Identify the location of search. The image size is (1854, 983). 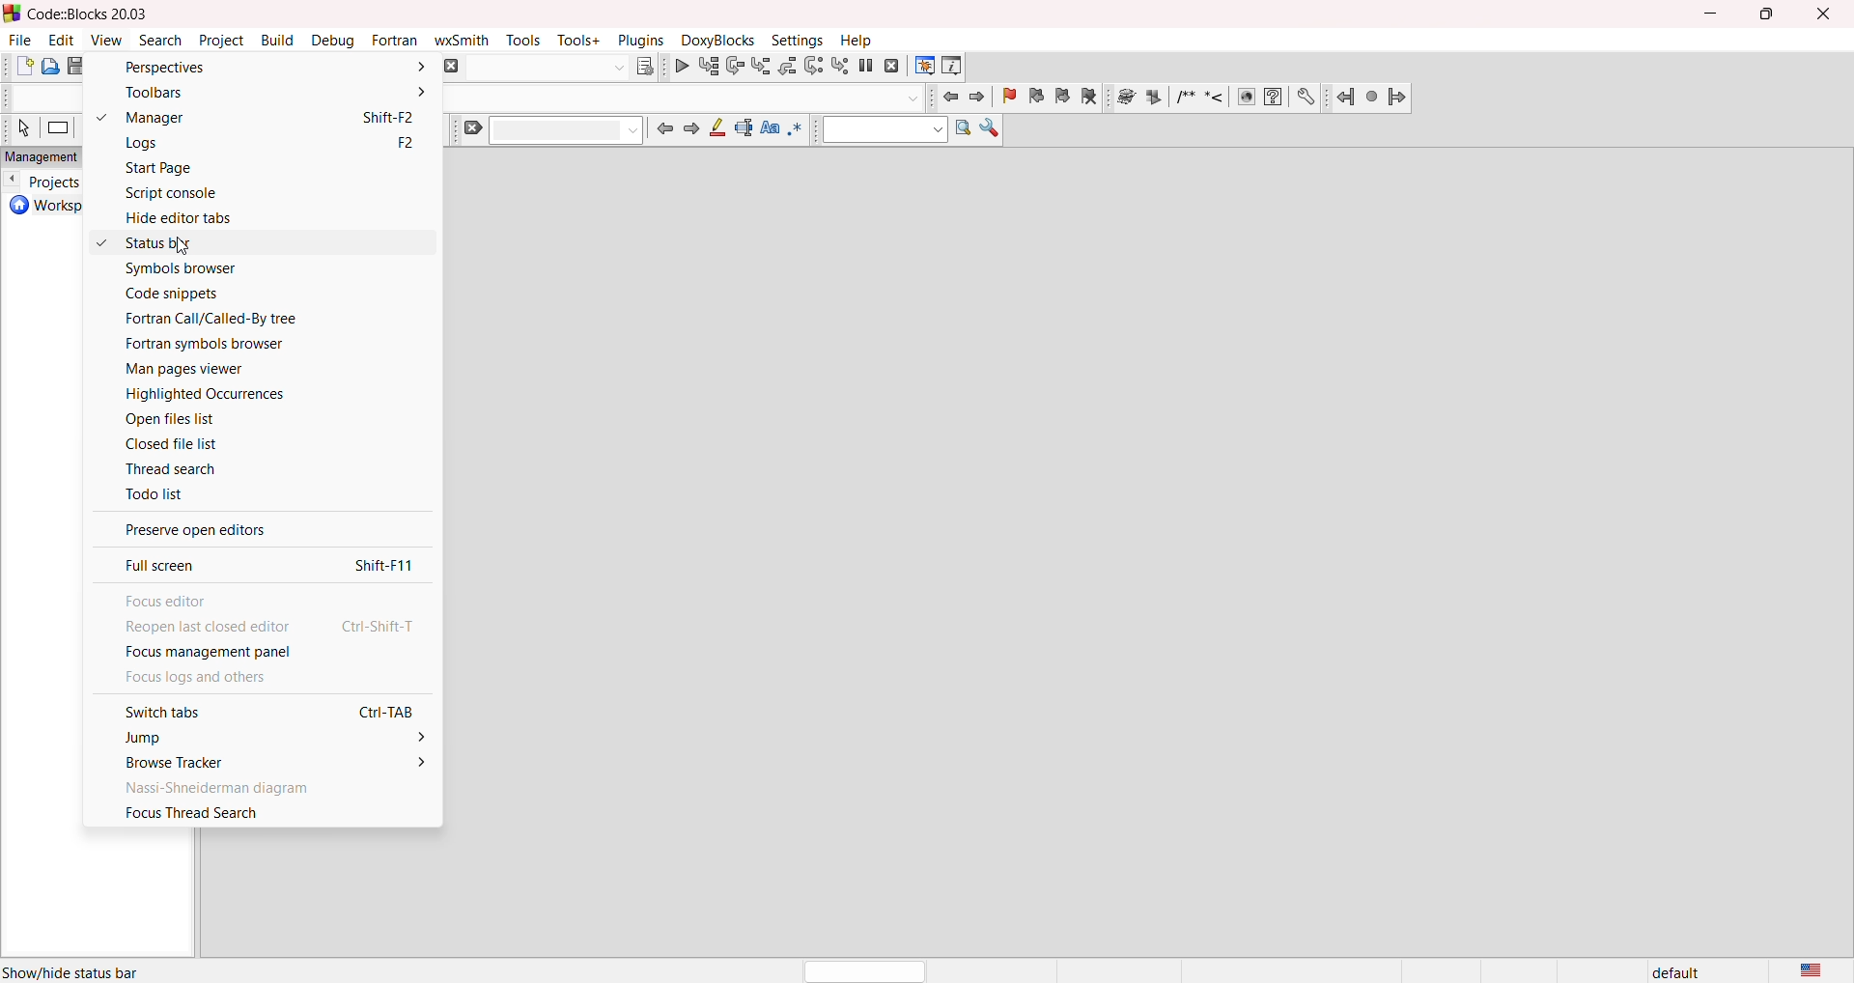
(162, 41).